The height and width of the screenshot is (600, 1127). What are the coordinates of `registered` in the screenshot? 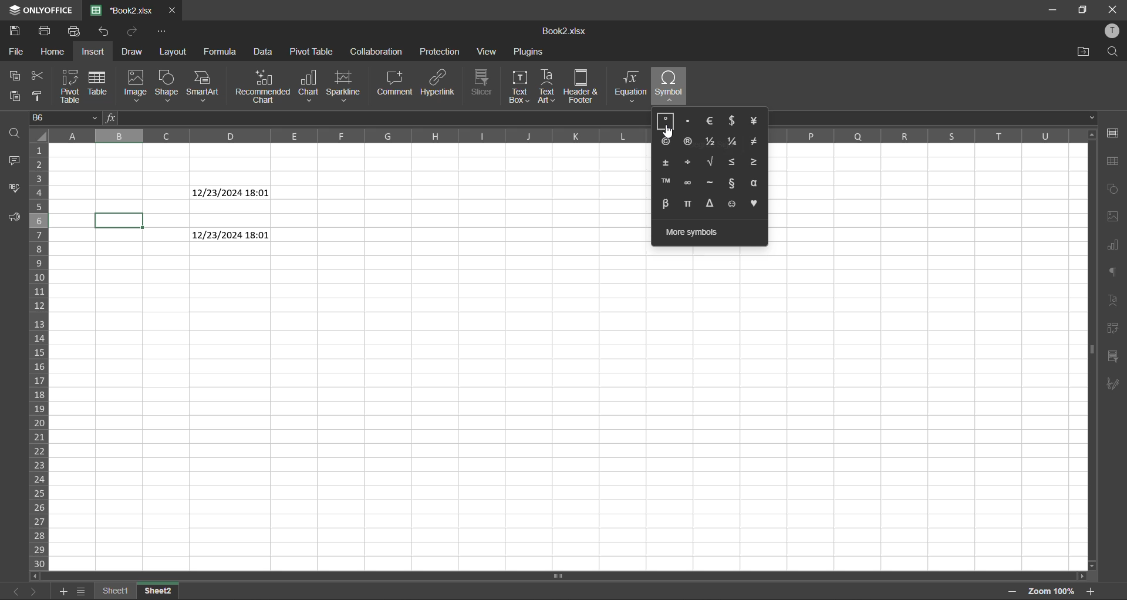 It's located at (686, 143).